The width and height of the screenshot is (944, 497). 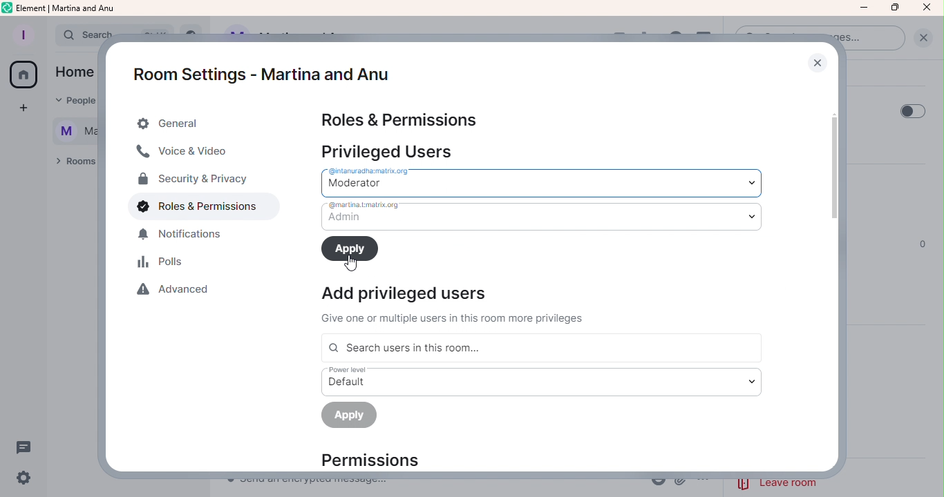 What do you see at coordinates (462, 304) in the screenshot?
I see `Add privileged users` at bounding box center [462, 304].